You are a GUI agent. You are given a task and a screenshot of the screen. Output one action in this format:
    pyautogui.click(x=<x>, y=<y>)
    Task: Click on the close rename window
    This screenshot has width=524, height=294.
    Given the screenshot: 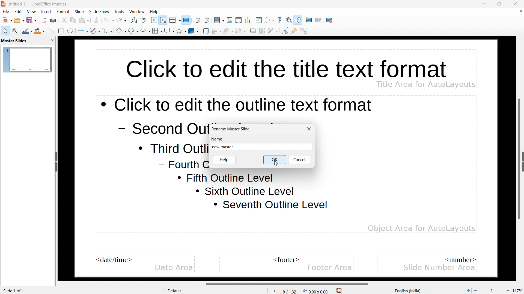 What is the action you would take?
    pyautogui.click(x=309, y=128)
    